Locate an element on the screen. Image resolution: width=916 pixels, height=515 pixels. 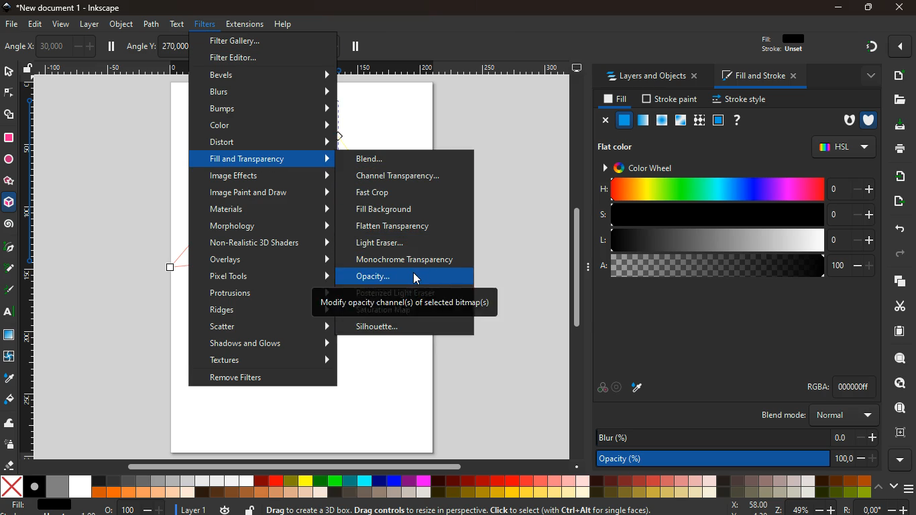
close is located at coordinates (606, 121).